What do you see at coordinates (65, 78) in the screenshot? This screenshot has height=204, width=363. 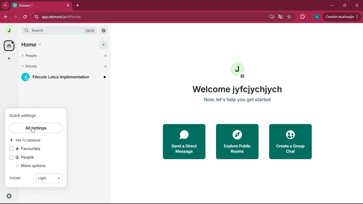 I see `room` at bounding box center [65, 78].